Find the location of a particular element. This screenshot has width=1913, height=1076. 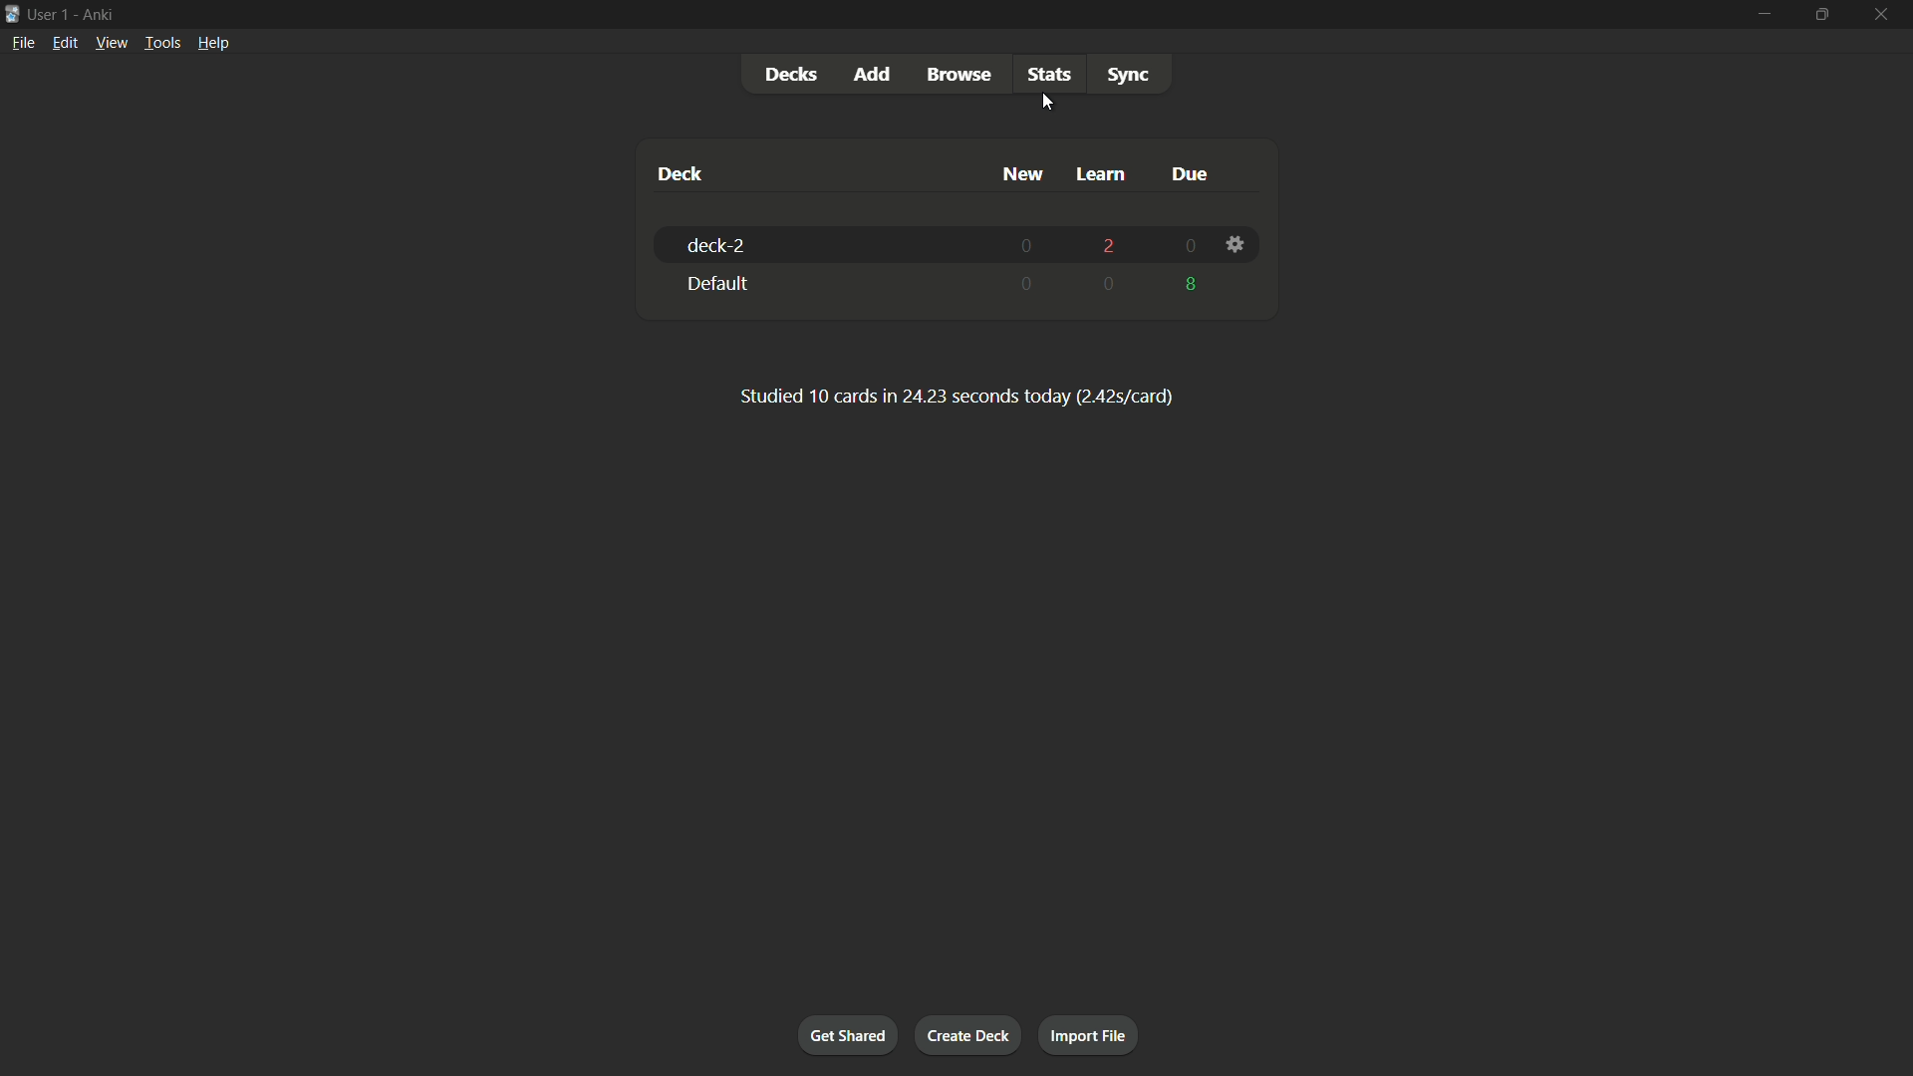

Edit is located at coordinates (65, 46).